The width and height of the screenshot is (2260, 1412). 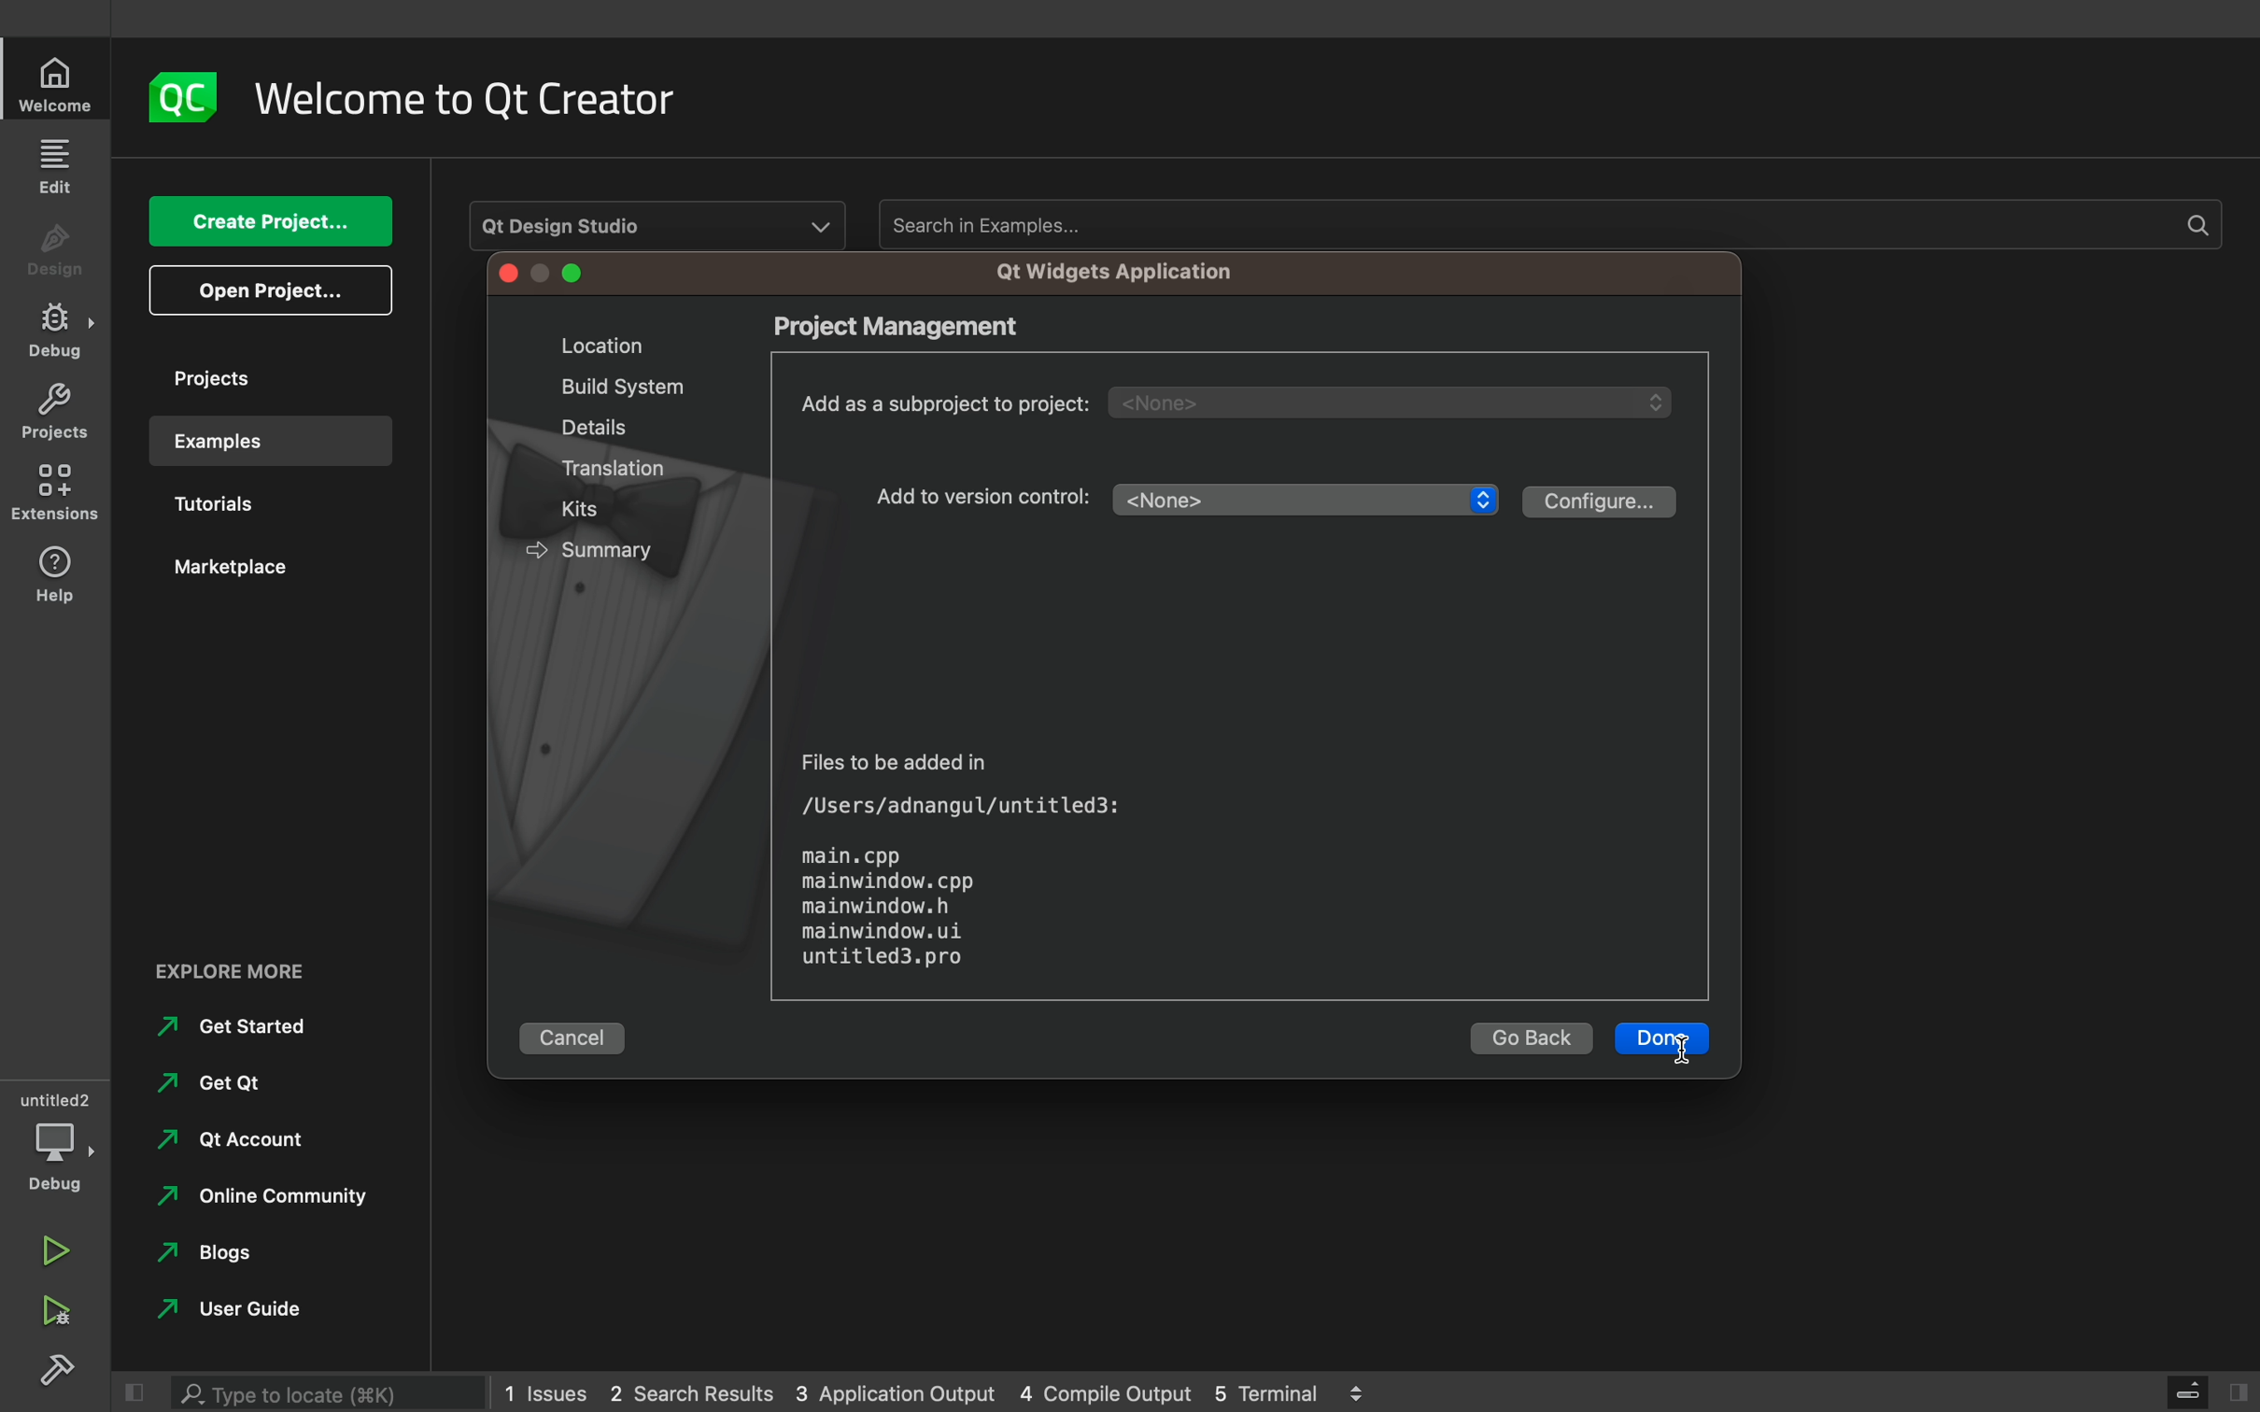 What do you see at coordinates (57, 1250) in the screenshot?
I see `run` at bounding box center [57, 1250].